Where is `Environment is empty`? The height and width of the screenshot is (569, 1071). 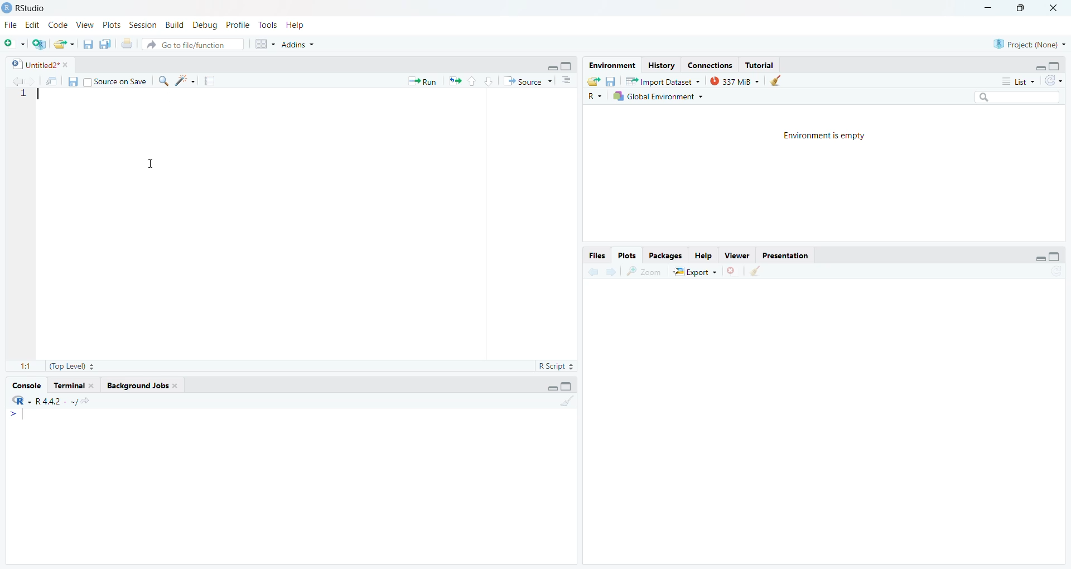 Environment is empty is located at coordinates (826, 137).